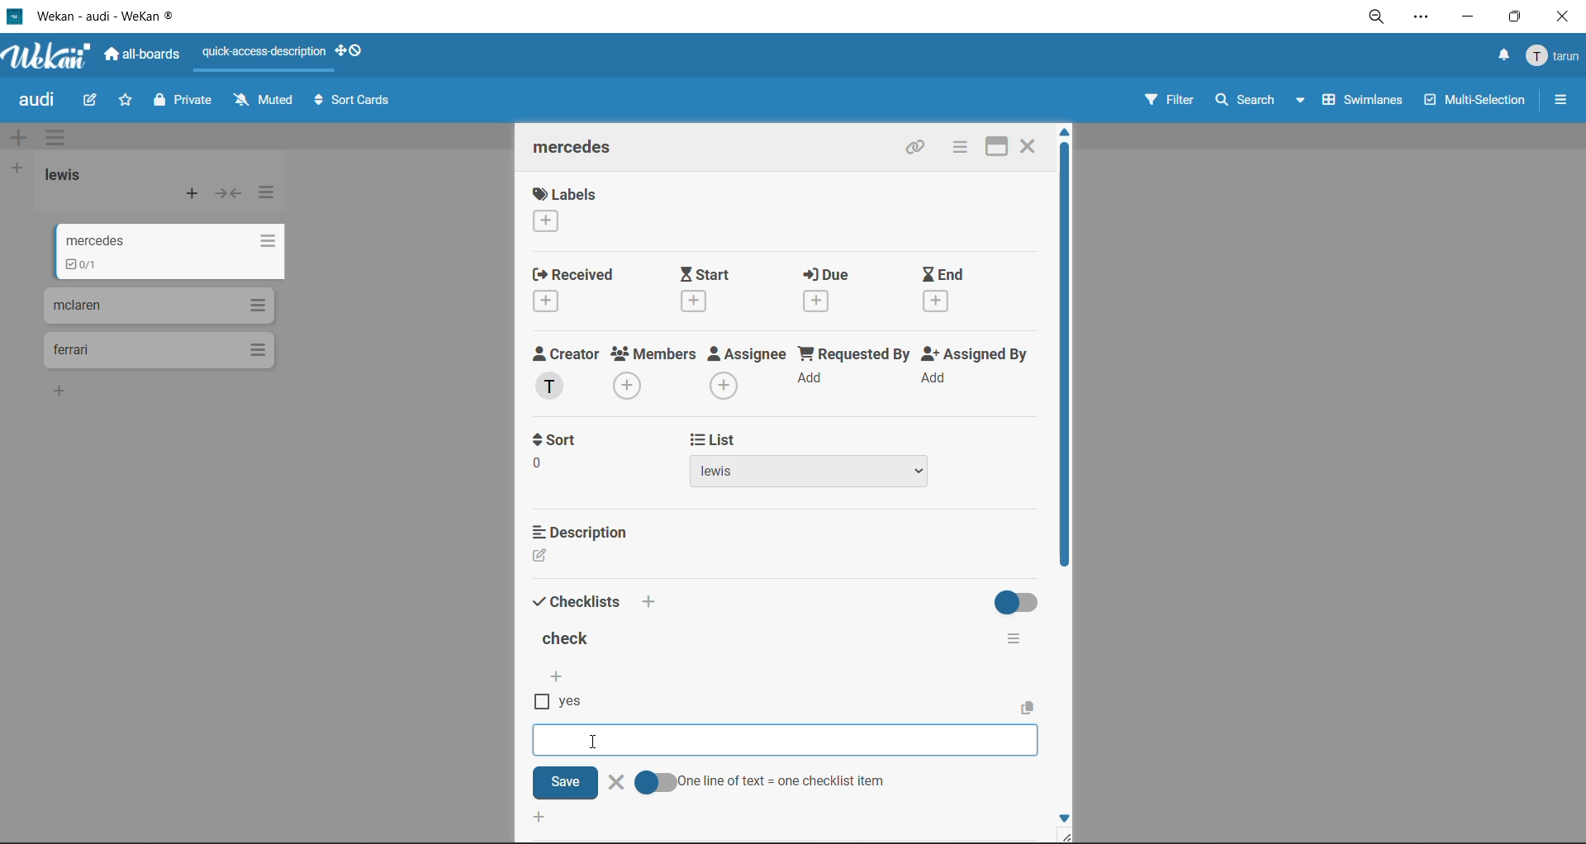  I want to click on list title, so click(70, 175).